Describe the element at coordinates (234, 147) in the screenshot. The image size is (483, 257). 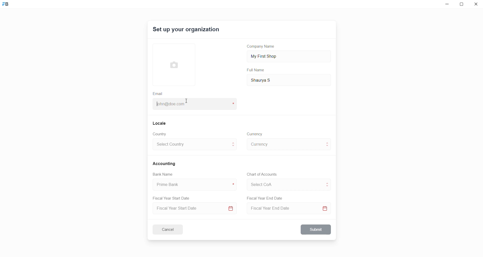
I see `move to below country` at that location.